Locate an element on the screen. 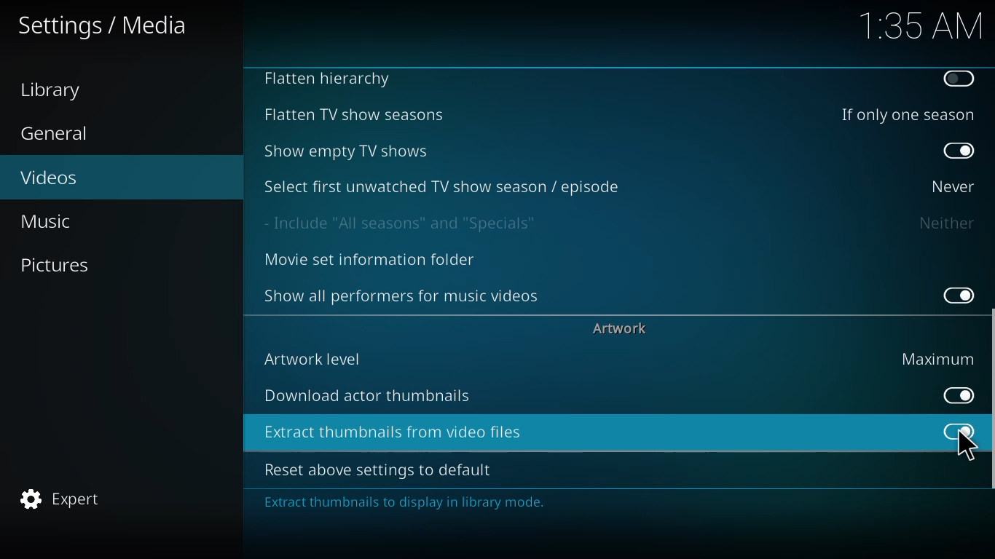  artwork is located at coordinates (622, 328).